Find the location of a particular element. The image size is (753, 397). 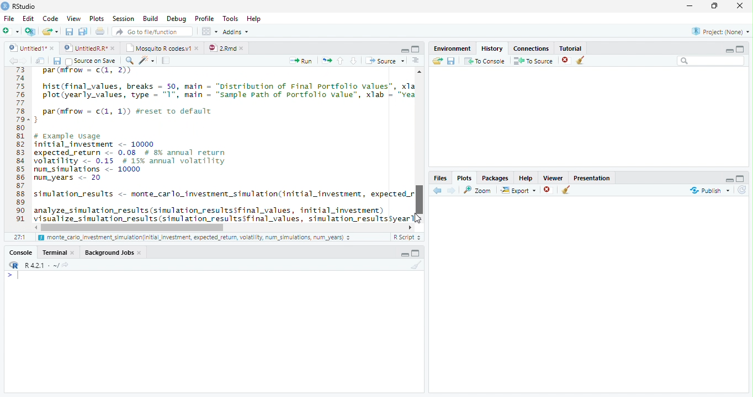

Full Height is located at coordinates (741, 178).